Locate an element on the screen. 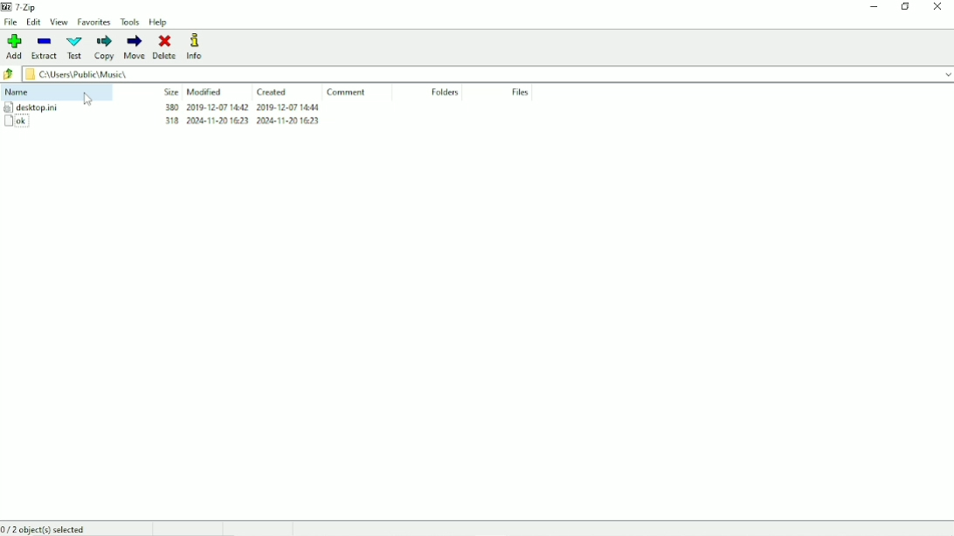 The image size is (954, 536). Tools is located at coordinates (130, 22).